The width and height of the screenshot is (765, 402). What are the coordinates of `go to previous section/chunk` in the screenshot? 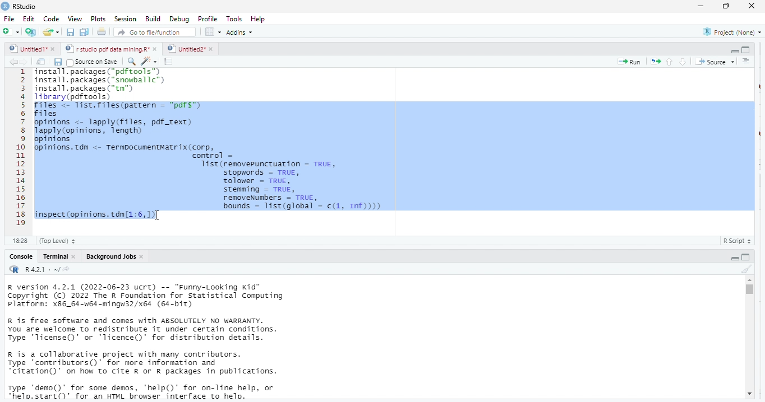 It's located at (669, 62).